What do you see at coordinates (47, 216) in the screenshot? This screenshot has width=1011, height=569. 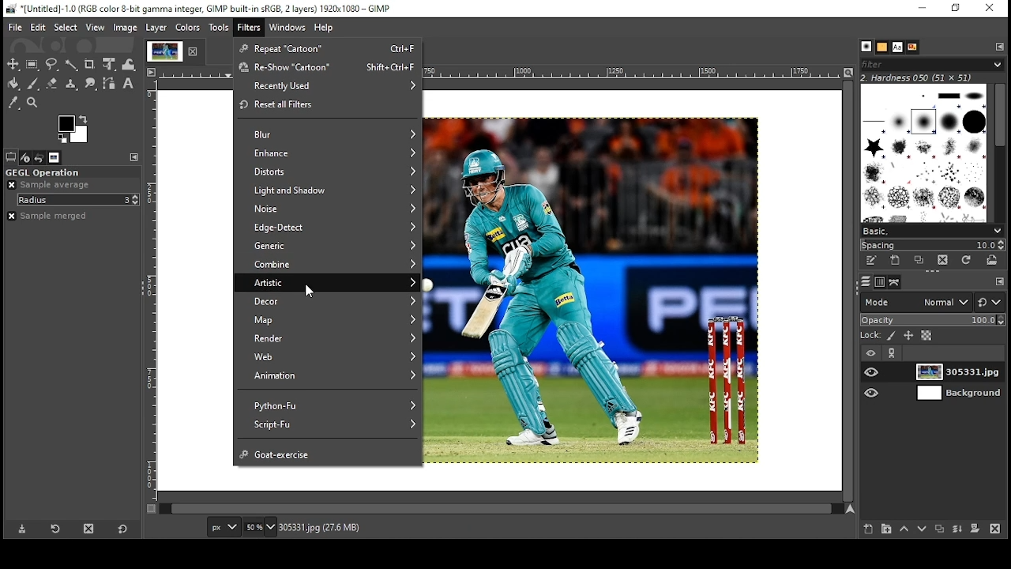 I see `sample merged` at bounding box center [47, 216].